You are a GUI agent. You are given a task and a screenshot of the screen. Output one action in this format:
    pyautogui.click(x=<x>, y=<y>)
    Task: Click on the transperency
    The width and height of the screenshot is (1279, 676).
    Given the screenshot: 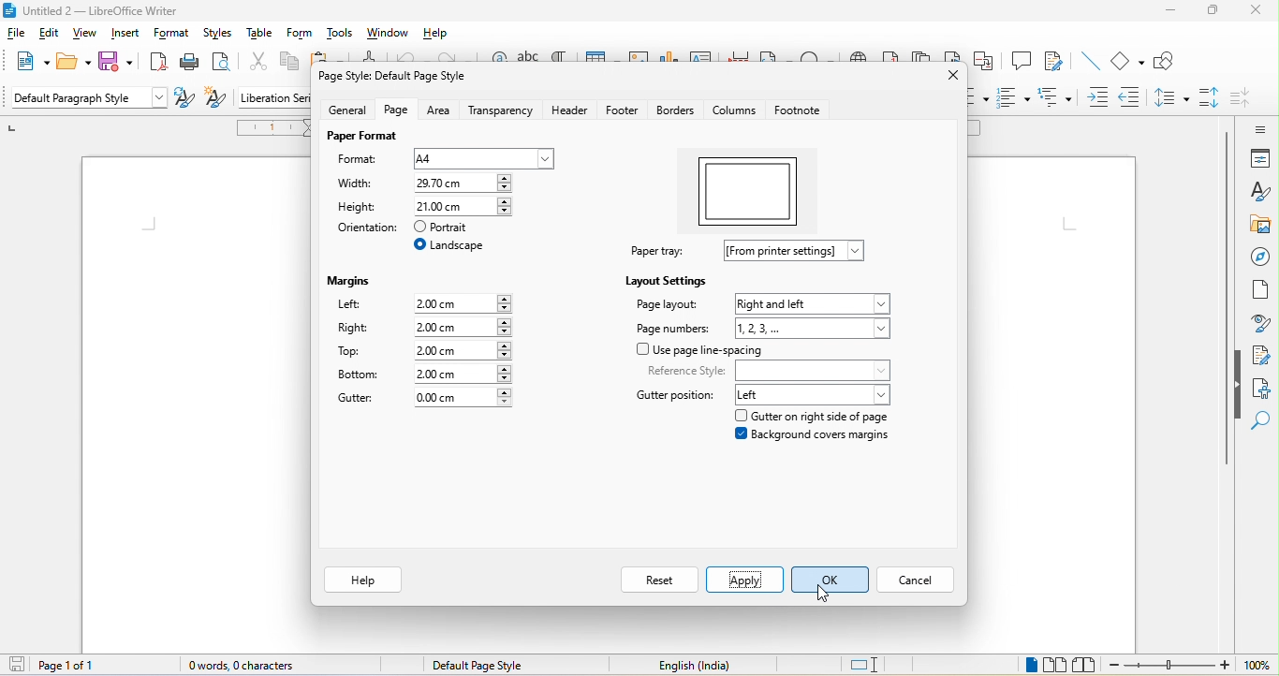 What is the action you would take?
    pyautogui.click(x=504, y=110)
    